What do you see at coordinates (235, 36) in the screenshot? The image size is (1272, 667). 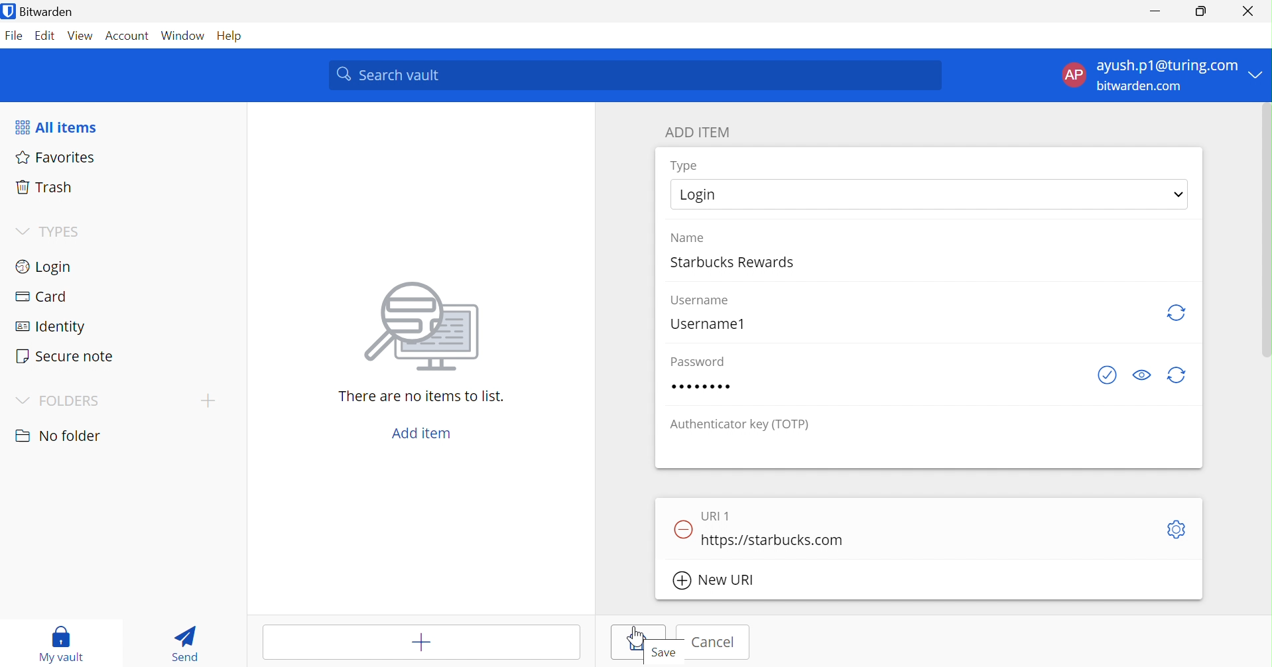 I see `Help` at bounding box center [235, 36].